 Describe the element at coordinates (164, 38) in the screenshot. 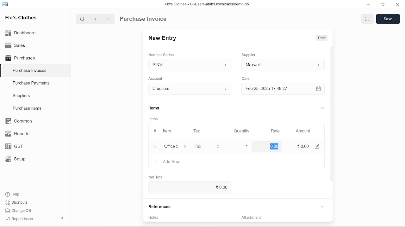

I see `New Entry` at that location.